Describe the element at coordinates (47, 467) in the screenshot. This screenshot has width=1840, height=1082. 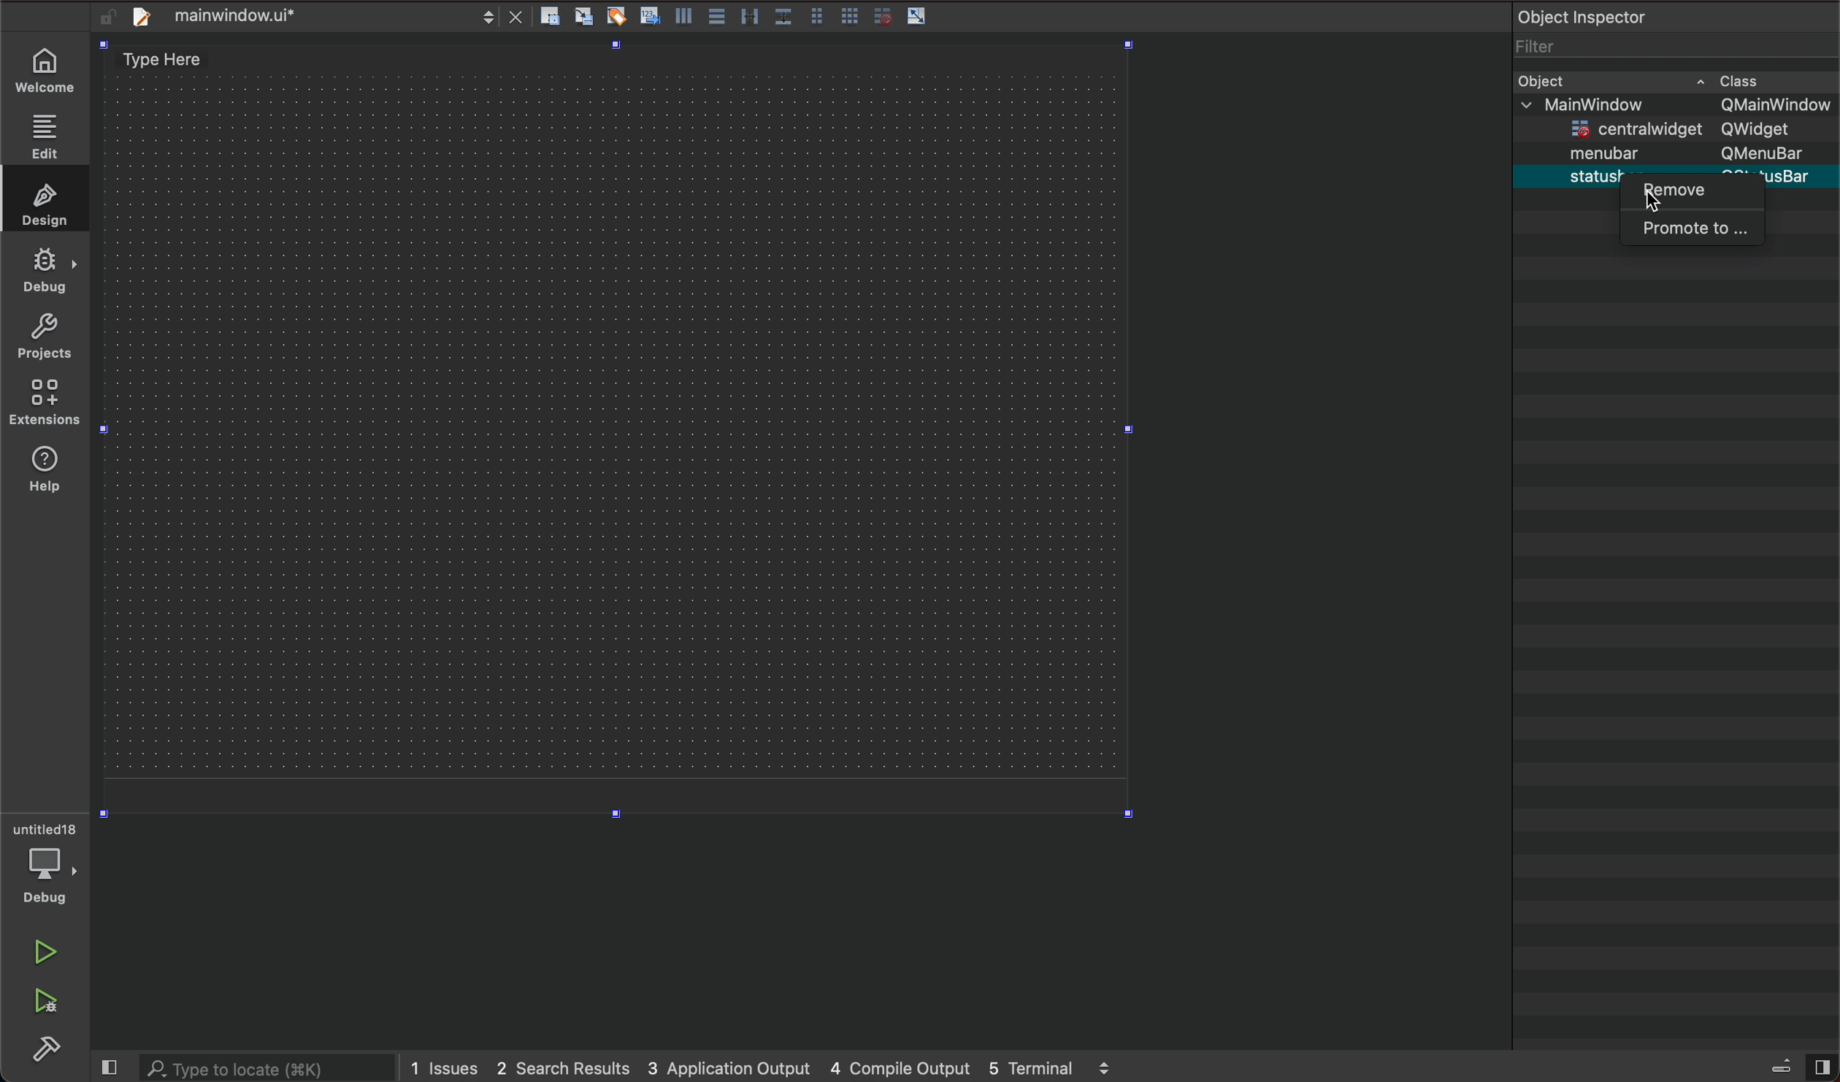
I see `extensions` at that location.